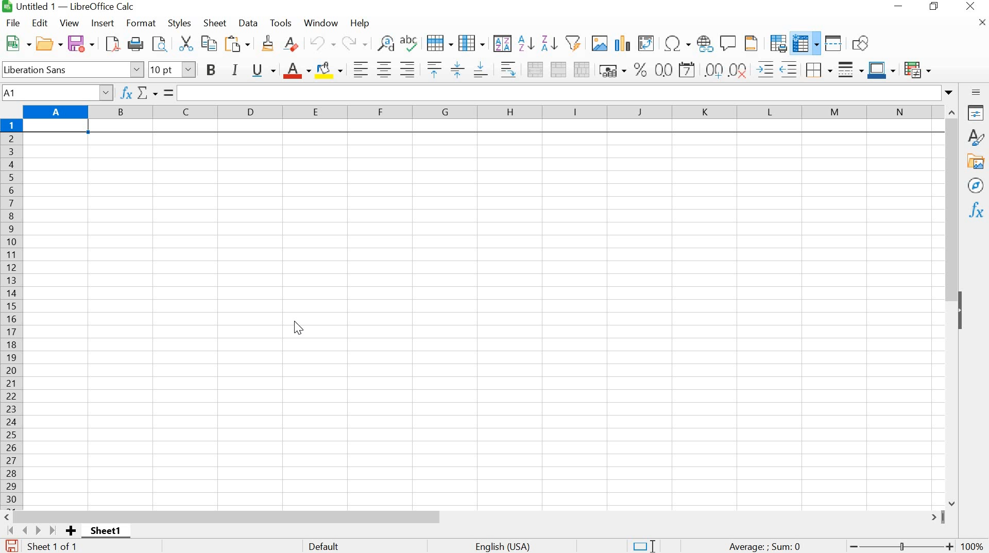  Describe the element at coordinates (920, 68) in the screenshot. I see `CONDITIONAL` at that location.